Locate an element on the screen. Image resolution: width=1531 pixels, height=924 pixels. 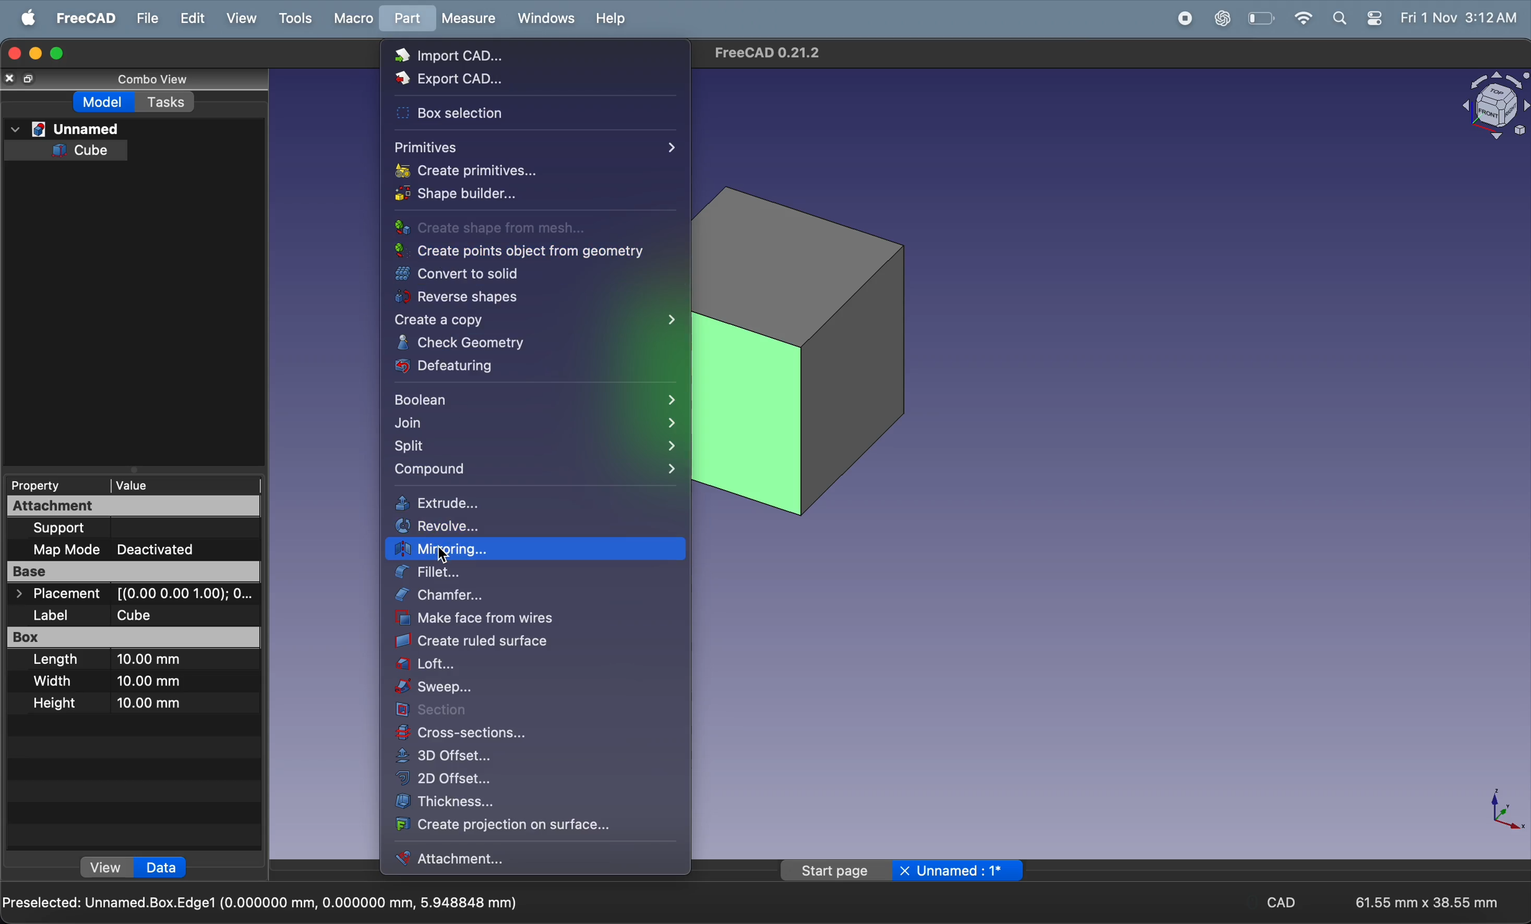
Base is located at coordinates (132, 571).